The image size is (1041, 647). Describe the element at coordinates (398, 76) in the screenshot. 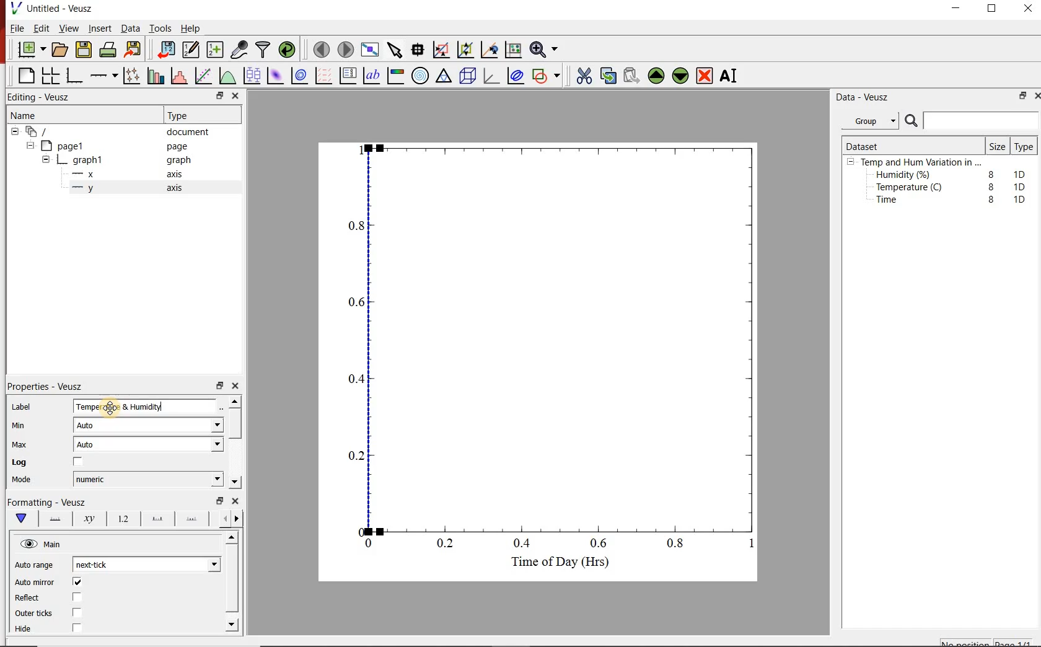

I see `image color bar` at that location.